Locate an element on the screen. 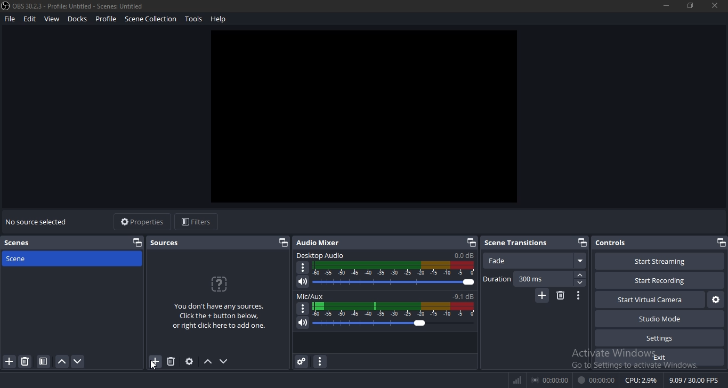 This screenshot has width=728, height=388. text is located at coordinates (222, 303).